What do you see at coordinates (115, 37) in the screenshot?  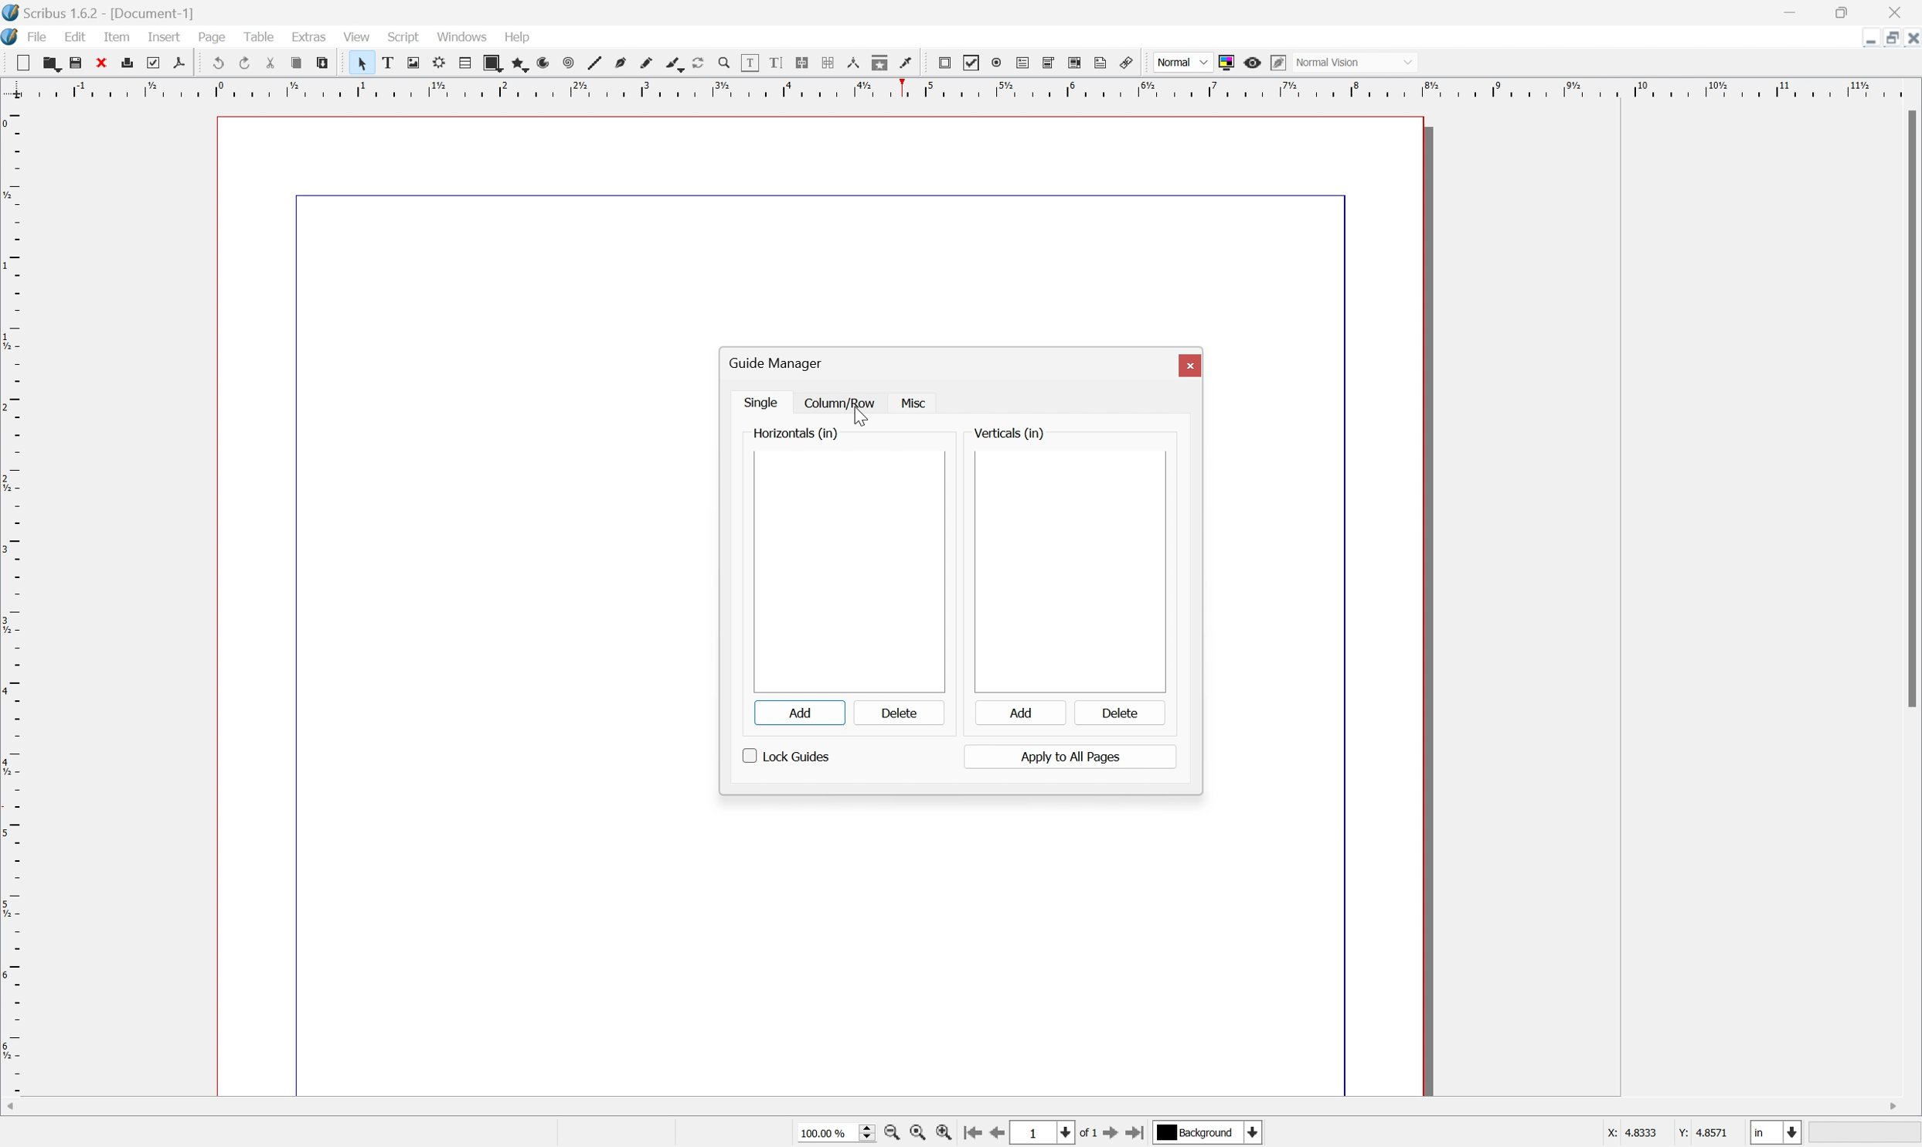 I see `item` at bounding box center [115, 37].